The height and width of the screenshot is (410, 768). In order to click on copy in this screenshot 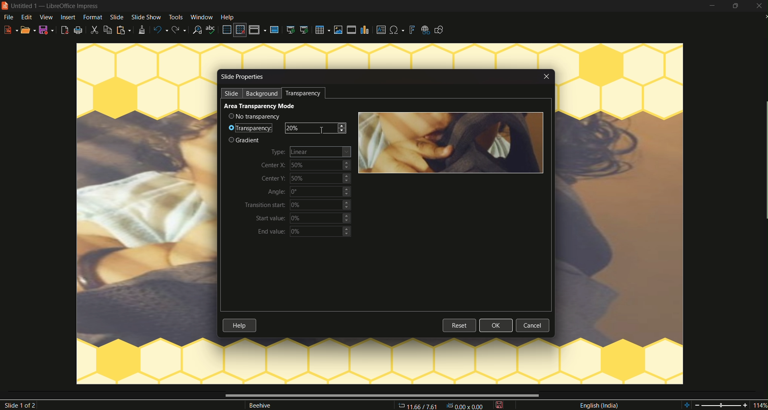, I will do `click(108, 30)`.